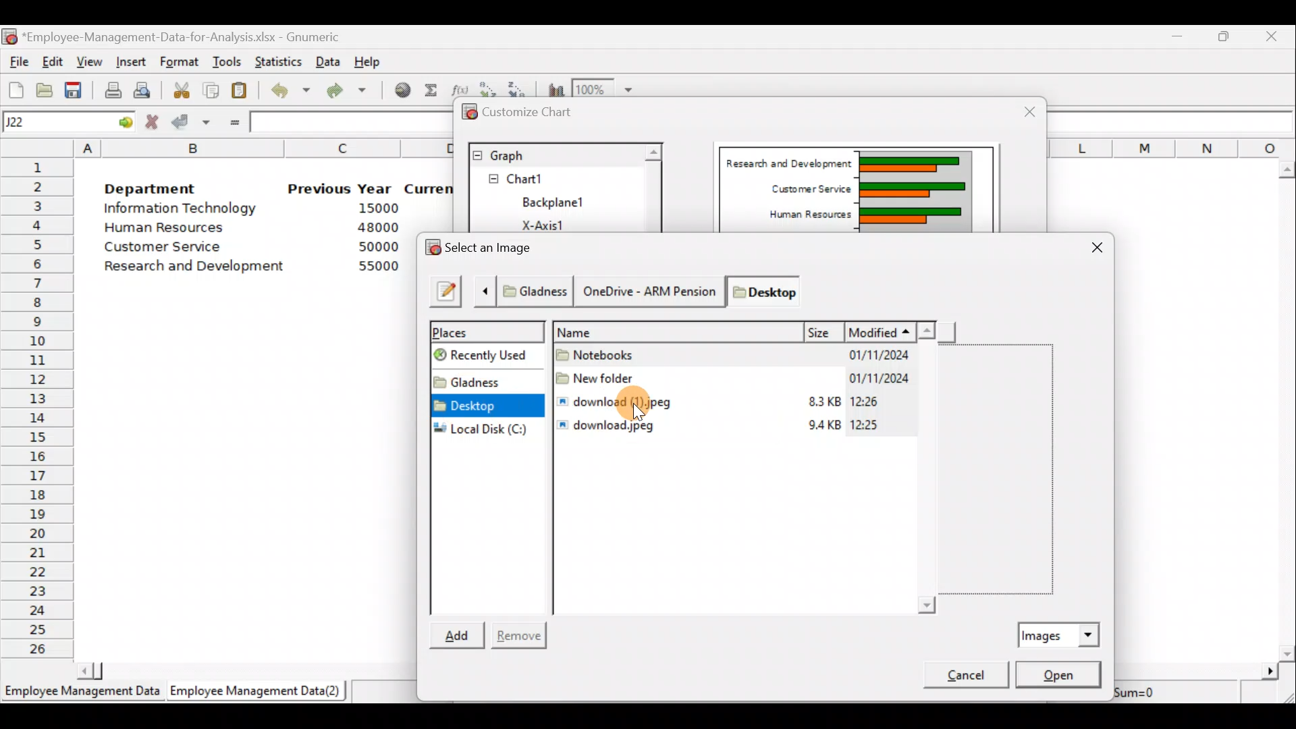  Describe the element at coordinates (913, 190) in the screenshot. I see `Chart Preview` at that location.